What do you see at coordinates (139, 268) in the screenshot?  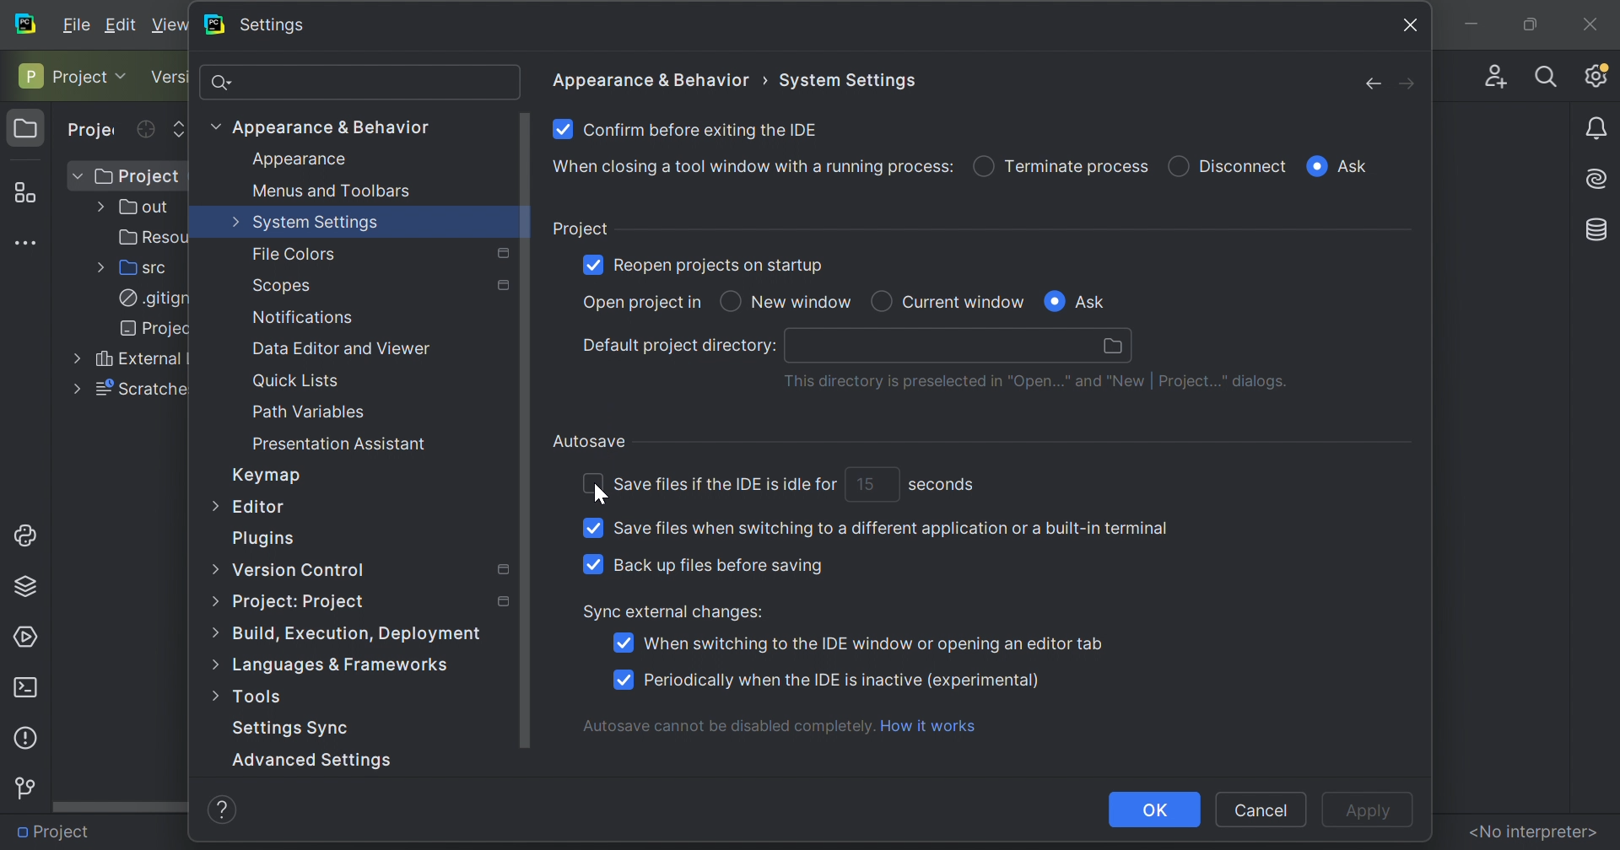 I see `src` at bounding box center [139, 268].